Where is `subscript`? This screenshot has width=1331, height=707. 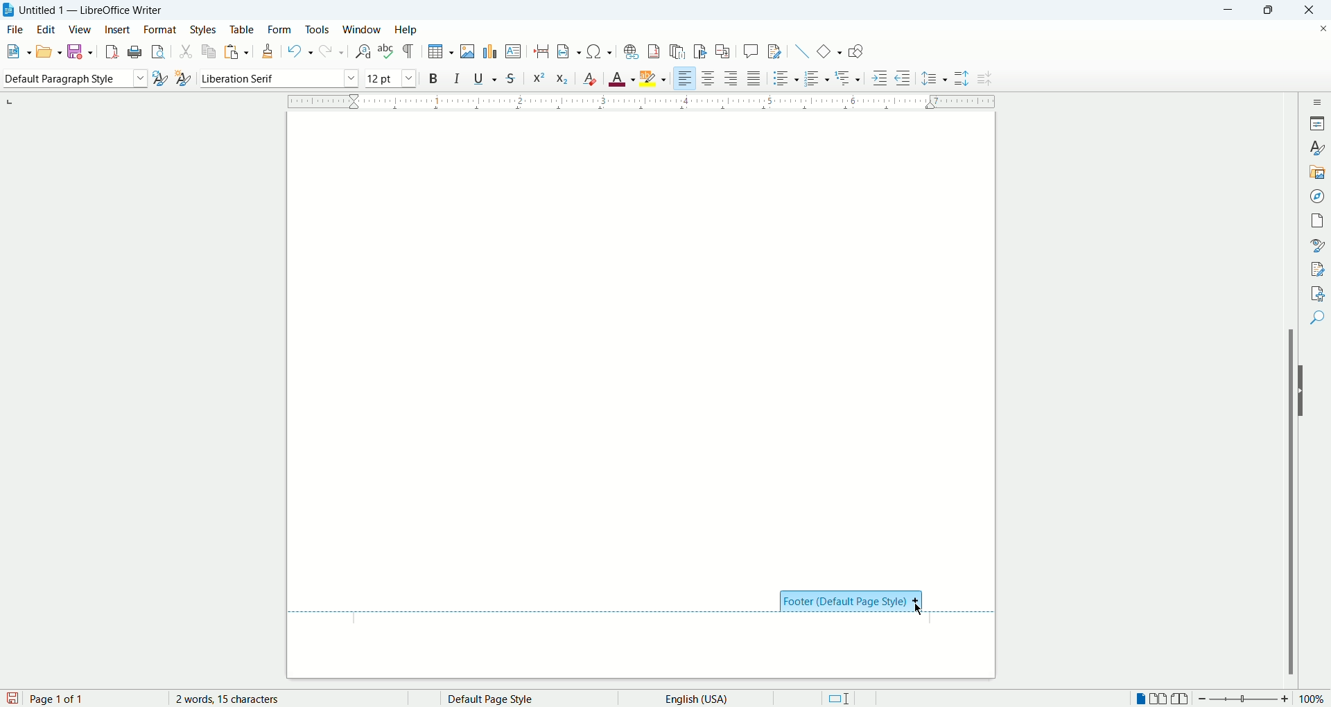
subscript is located at coordinates (563, 80).